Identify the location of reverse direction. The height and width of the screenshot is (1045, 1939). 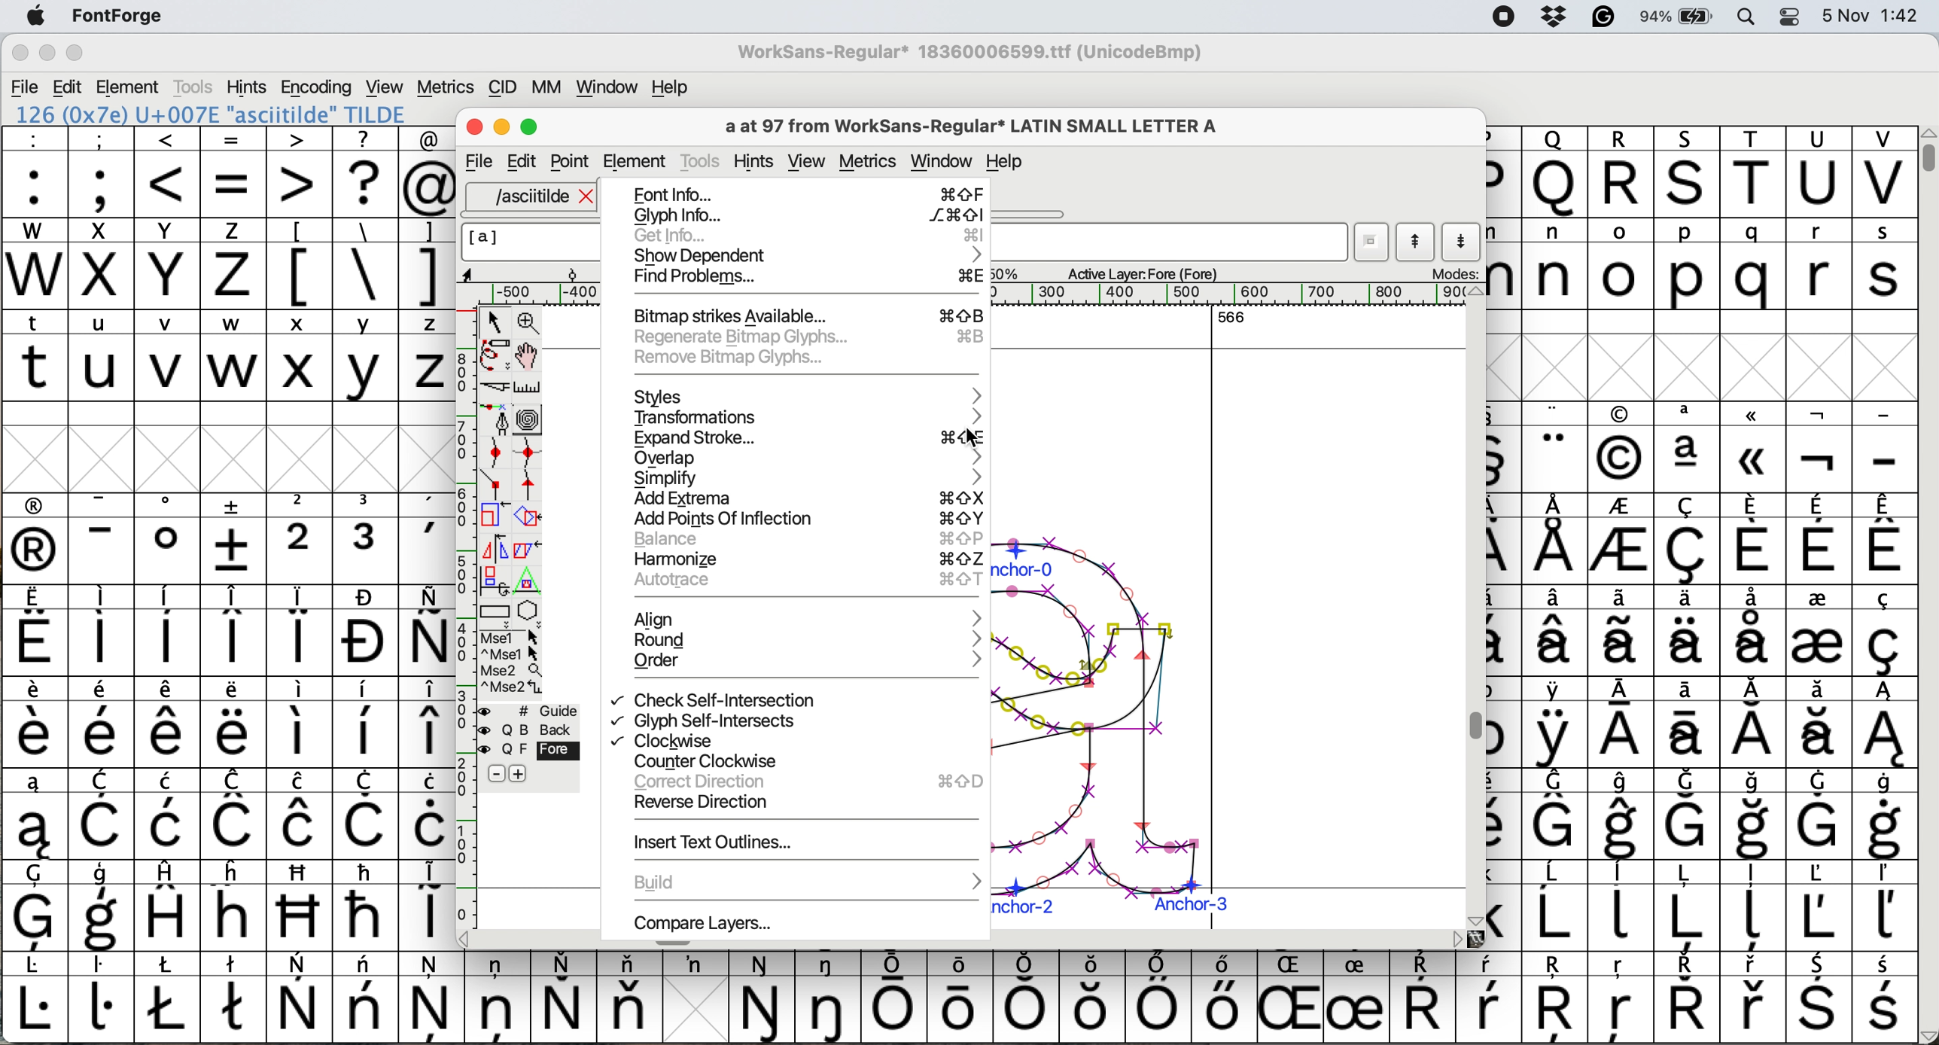
(792, 803).